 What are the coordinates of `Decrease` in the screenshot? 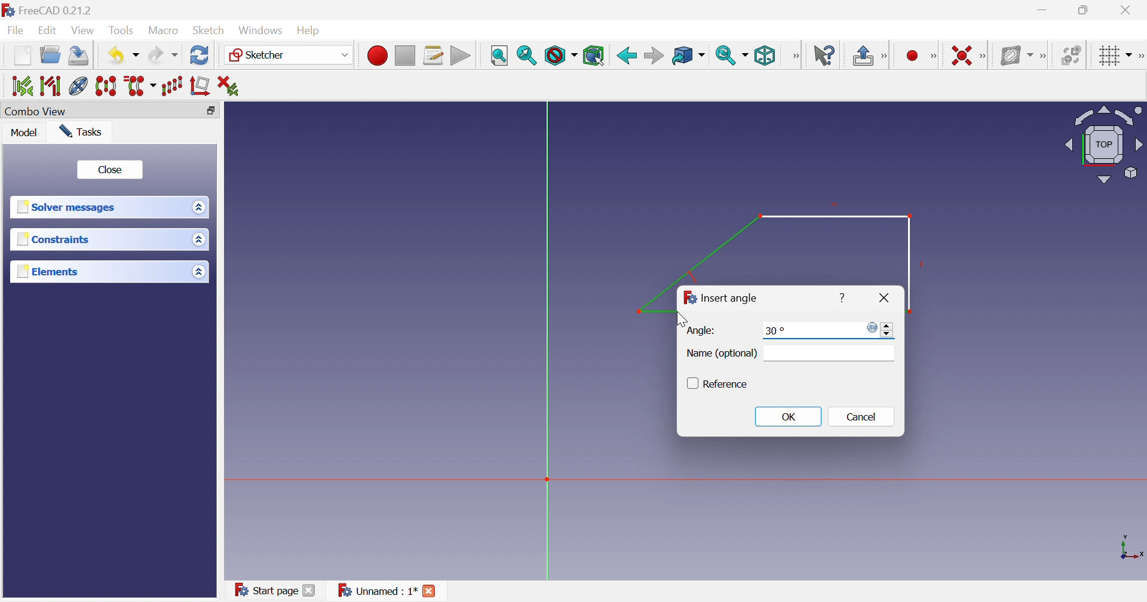 It's located at (890, 336).